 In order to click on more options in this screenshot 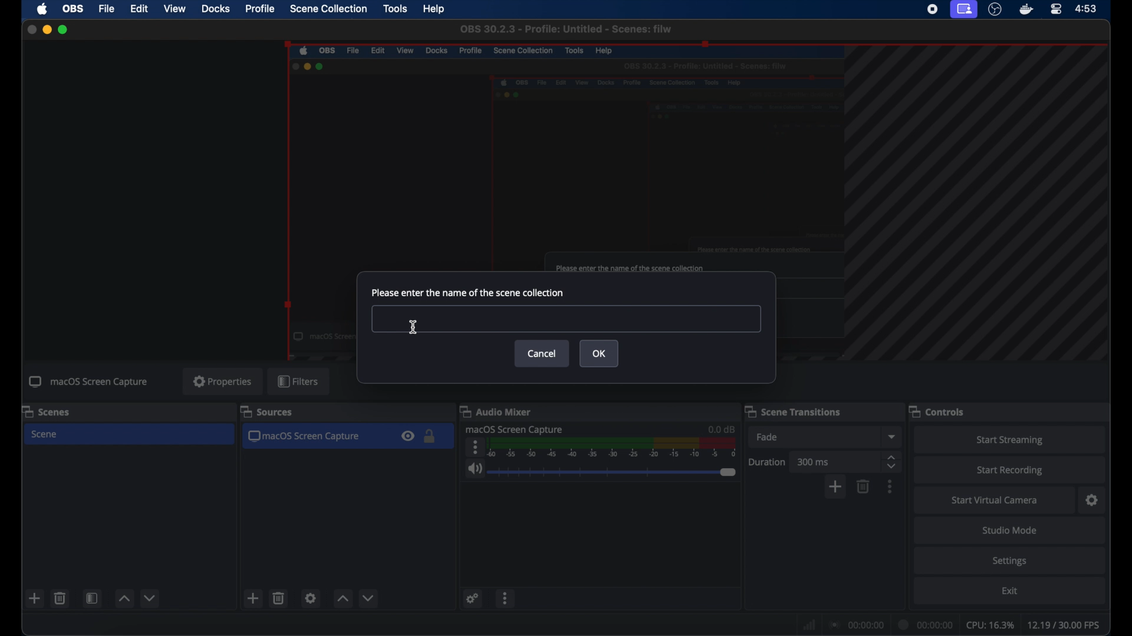, I will do `click(473, 448)`.